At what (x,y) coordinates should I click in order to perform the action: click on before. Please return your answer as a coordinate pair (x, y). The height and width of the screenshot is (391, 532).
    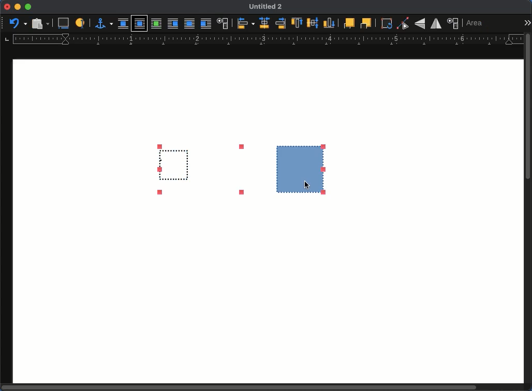
    Looking at the image, I should click on (173, 24).